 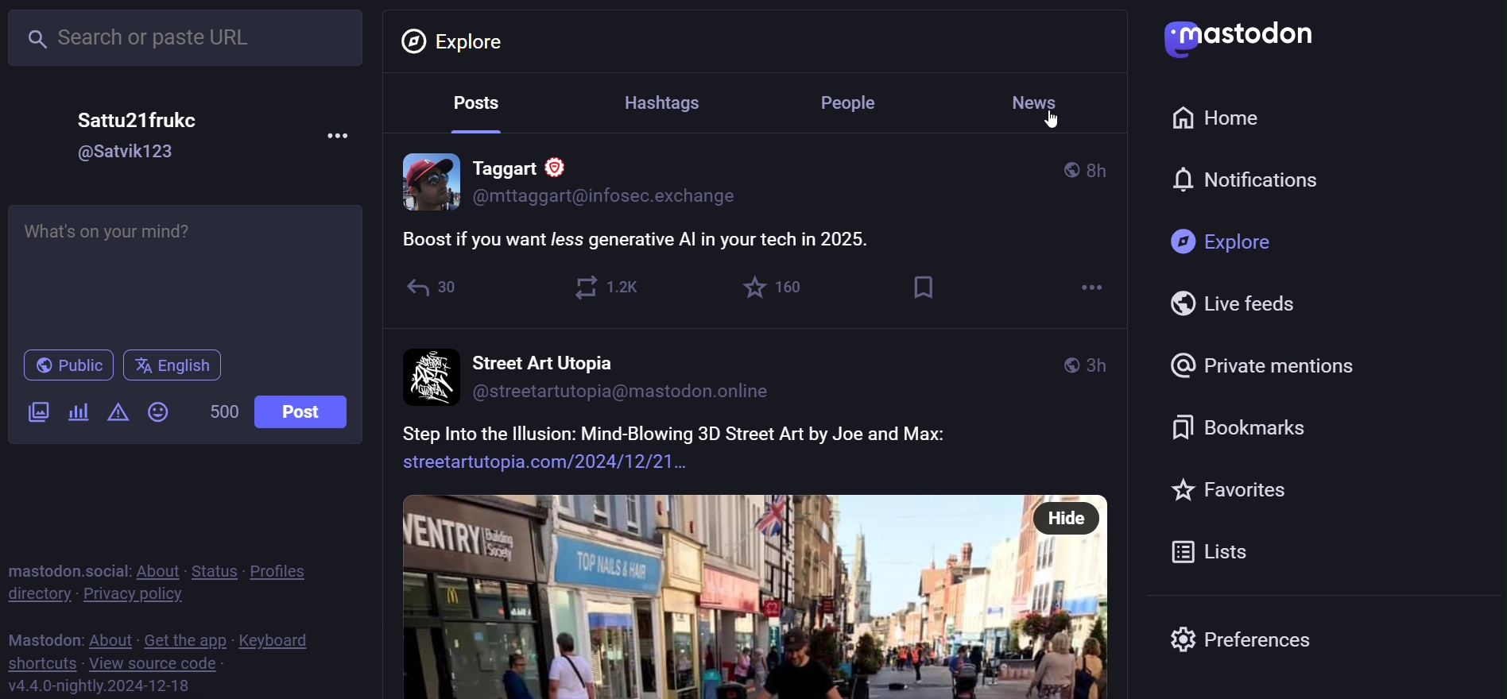 I want to click on news, so click(x=1039, y=101).